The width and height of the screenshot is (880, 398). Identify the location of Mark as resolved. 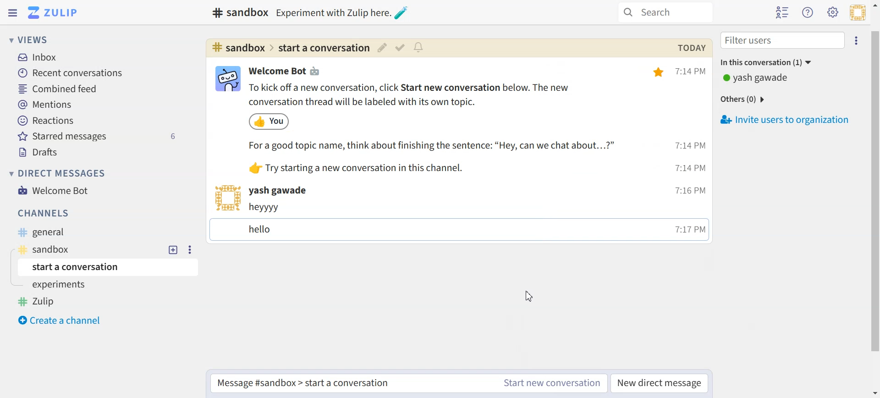
(399, 48).